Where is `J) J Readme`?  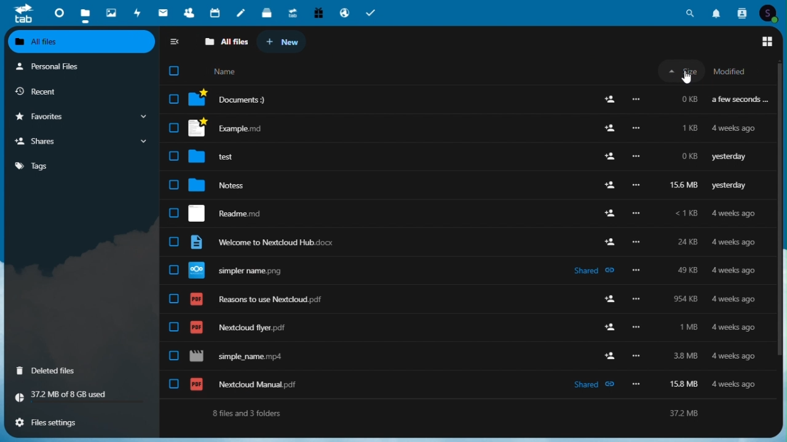 J) J Readme is located at coordinates (466, 300).